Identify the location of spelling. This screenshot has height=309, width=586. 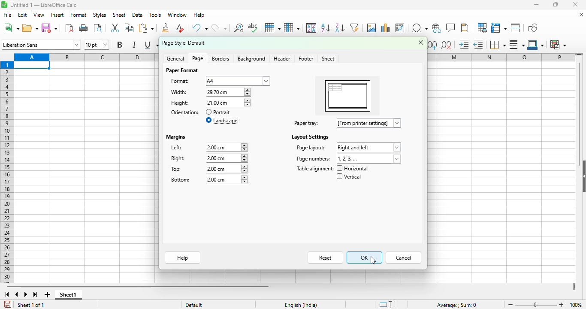
(253, 27).